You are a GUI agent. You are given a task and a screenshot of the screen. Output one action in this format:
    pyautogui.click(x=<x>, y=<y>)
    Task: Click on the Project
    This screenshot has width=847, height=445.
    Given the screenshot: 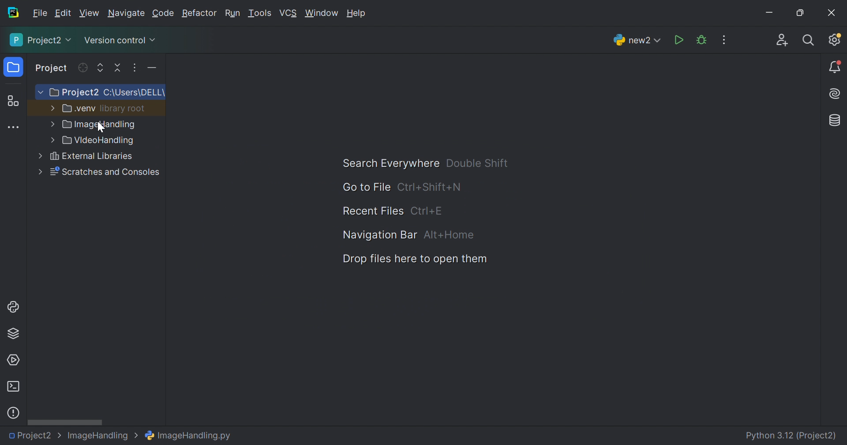 What is the action you would take?
    pyautogui.click(x=52, y=69)
    